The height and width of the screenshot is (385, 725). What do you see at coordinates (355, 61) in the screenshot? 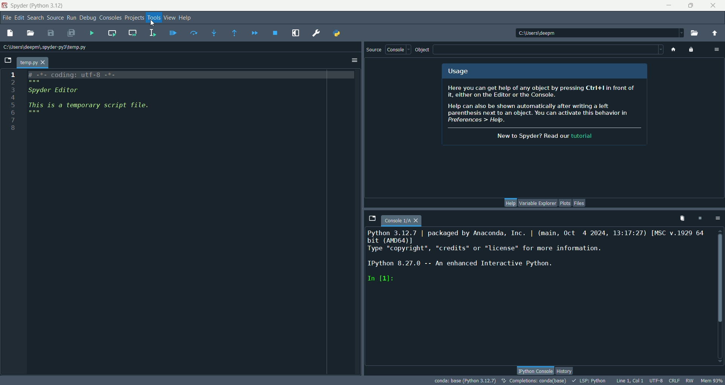
I see `options` at bounding box center [355, 61].